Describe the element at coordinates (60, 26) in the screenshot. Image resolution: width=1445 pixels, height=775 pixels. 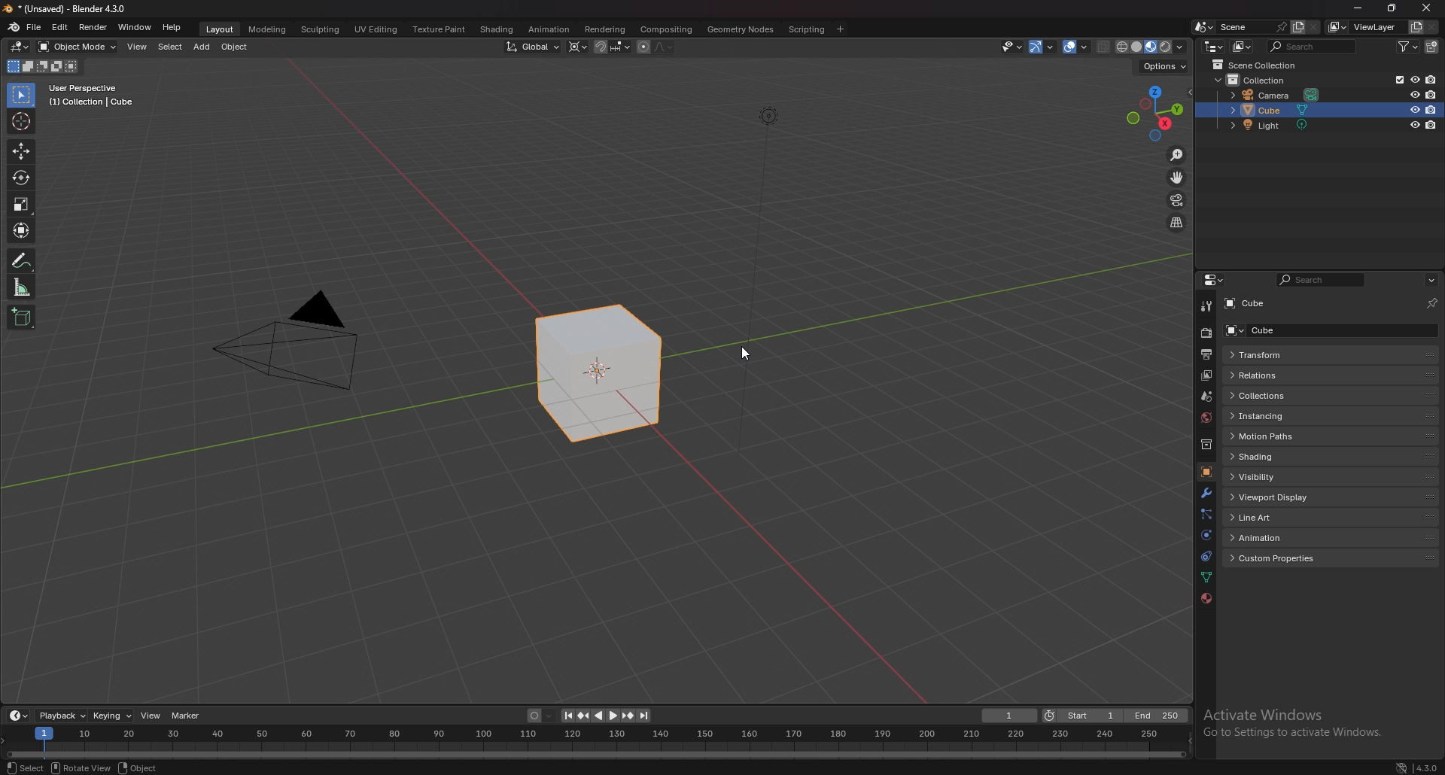
I see `edit` at that location.